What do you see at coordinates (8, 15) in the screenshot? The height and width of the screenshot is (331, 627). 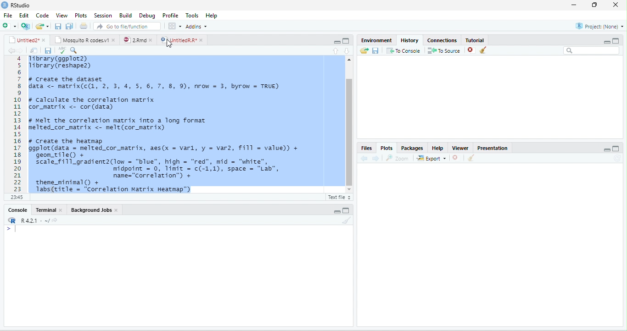 I see `file` at bounding box center [8, 15].